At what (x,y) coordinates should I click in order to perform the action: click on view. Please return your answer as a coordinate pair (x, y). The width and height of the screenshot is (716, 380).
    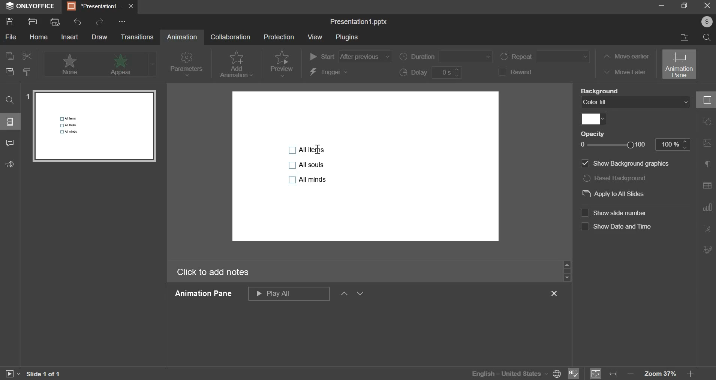
    Looking at the image, I should click on (315, 37).